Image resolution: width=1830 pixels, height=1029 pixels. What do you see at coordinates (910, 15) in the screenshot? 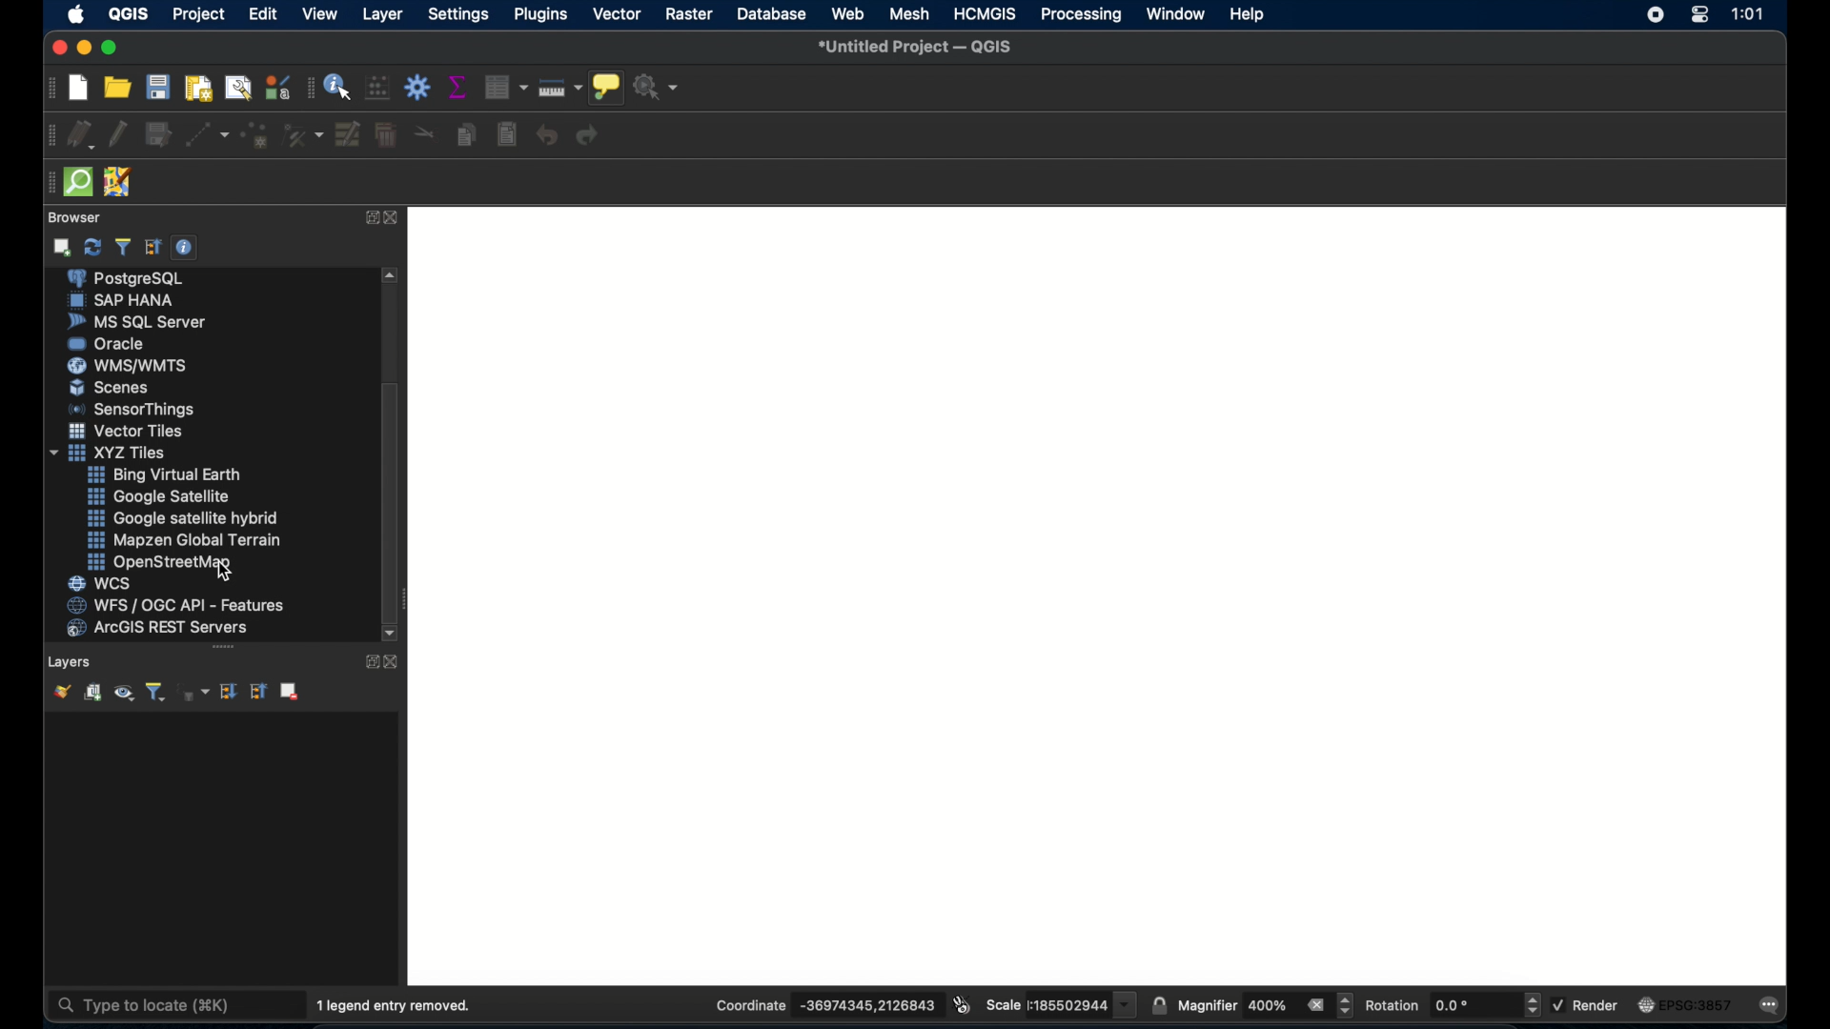
I see `mesh` at bounding box center [910, 15].